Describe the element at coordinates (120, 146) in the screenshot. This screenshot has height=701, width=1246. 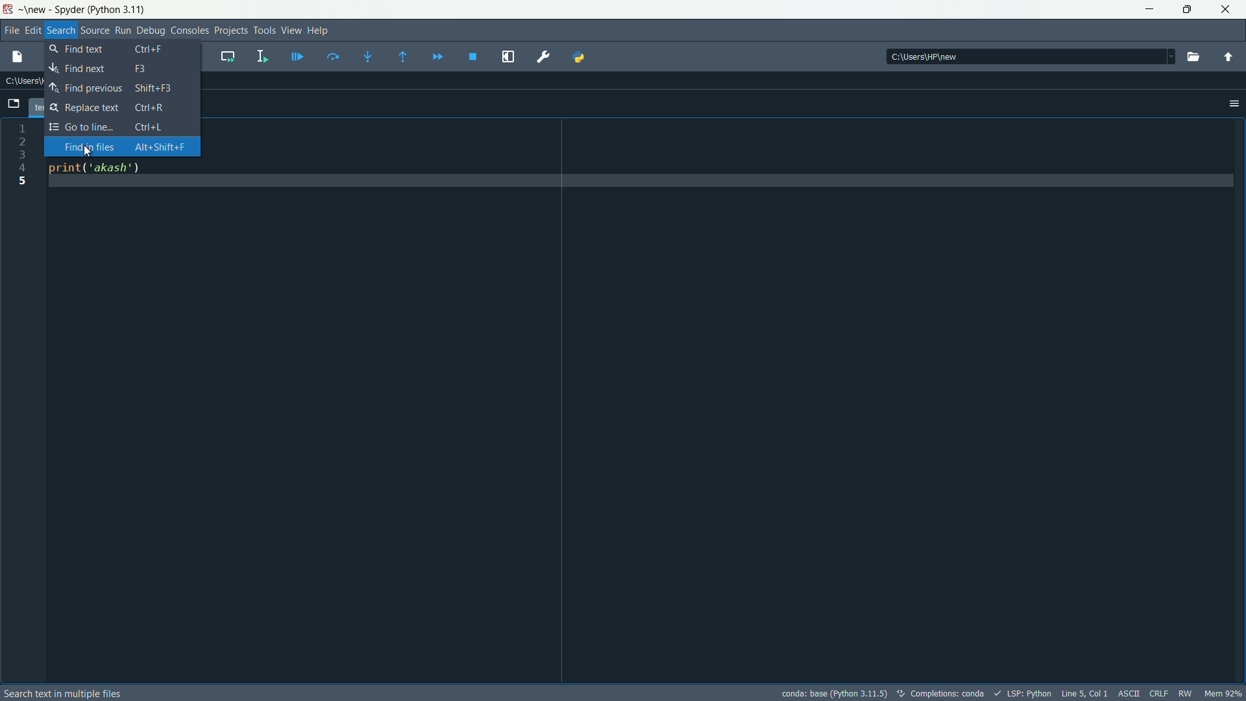
I see `find in file` at that location.